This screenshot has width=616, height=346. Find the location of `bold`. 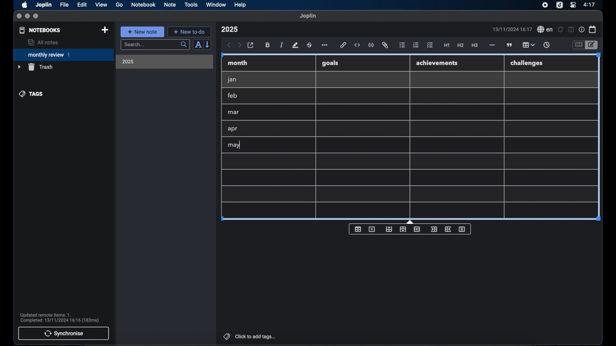

bold is located at coordinates (268, 45).